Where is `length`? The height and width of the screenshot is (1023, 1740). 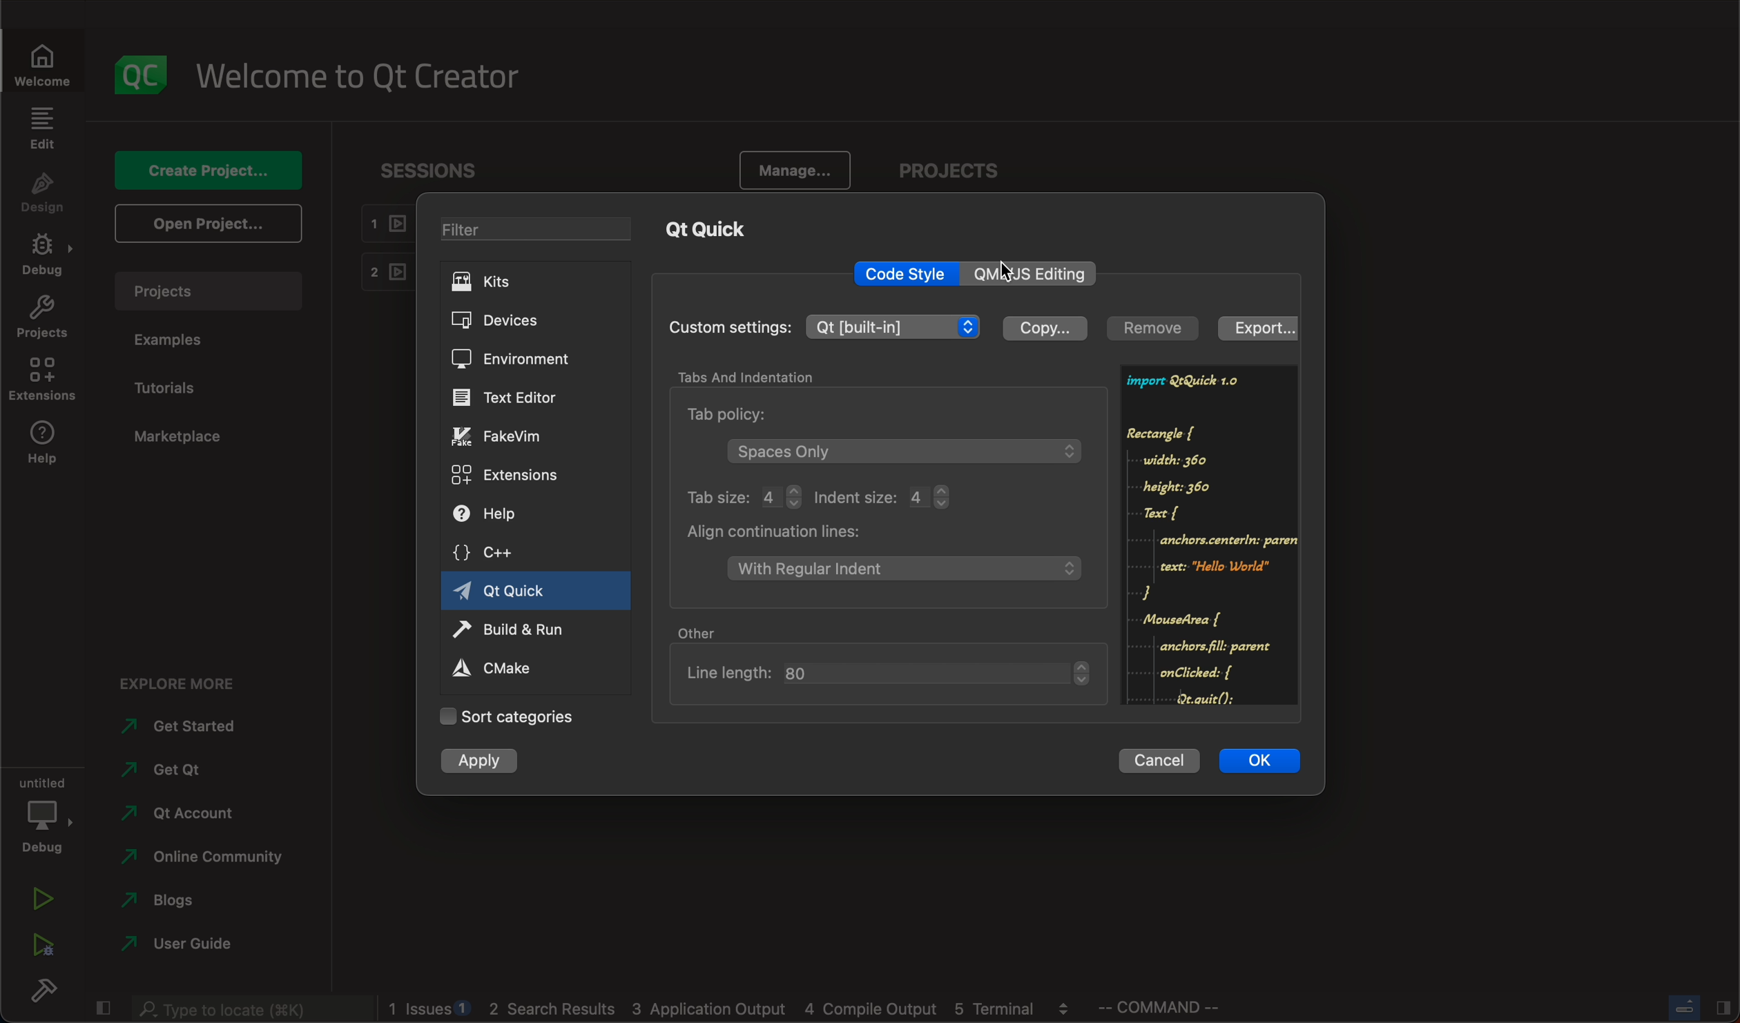
length is located at coordinates (892, 670).